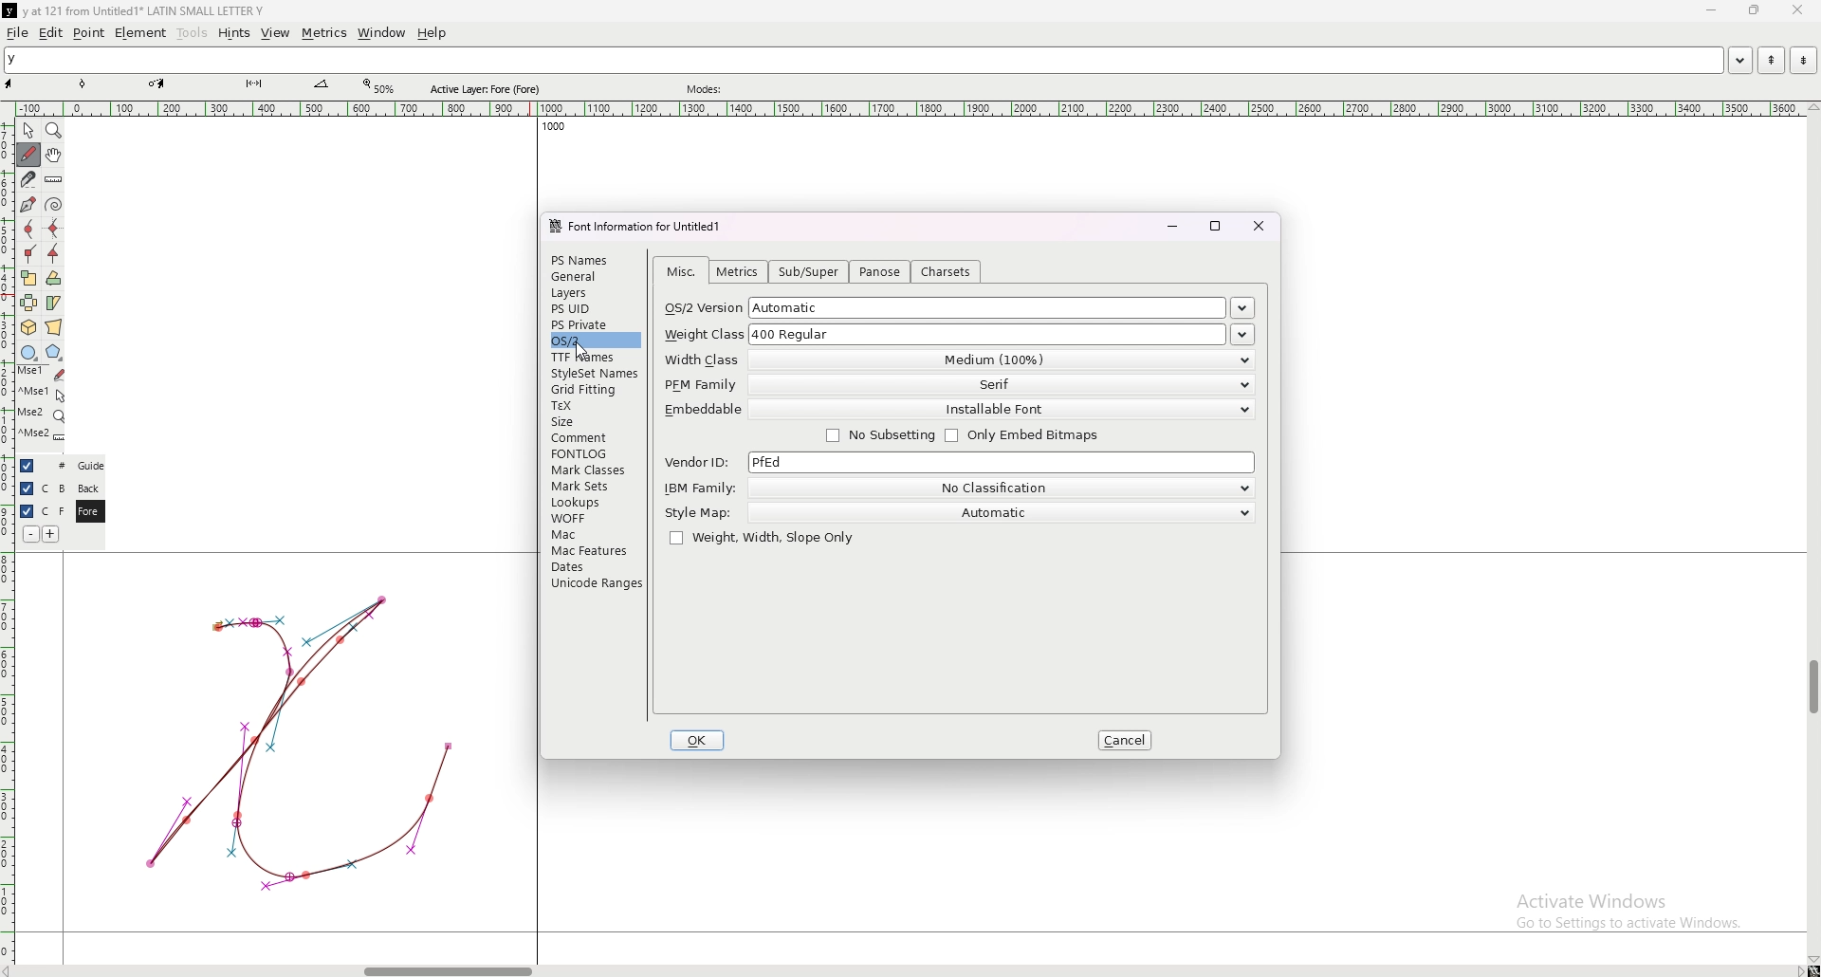  What do you see at coordinates (88, 512) in the screenshot?
I see `fore` at bounding box center [88, 512].